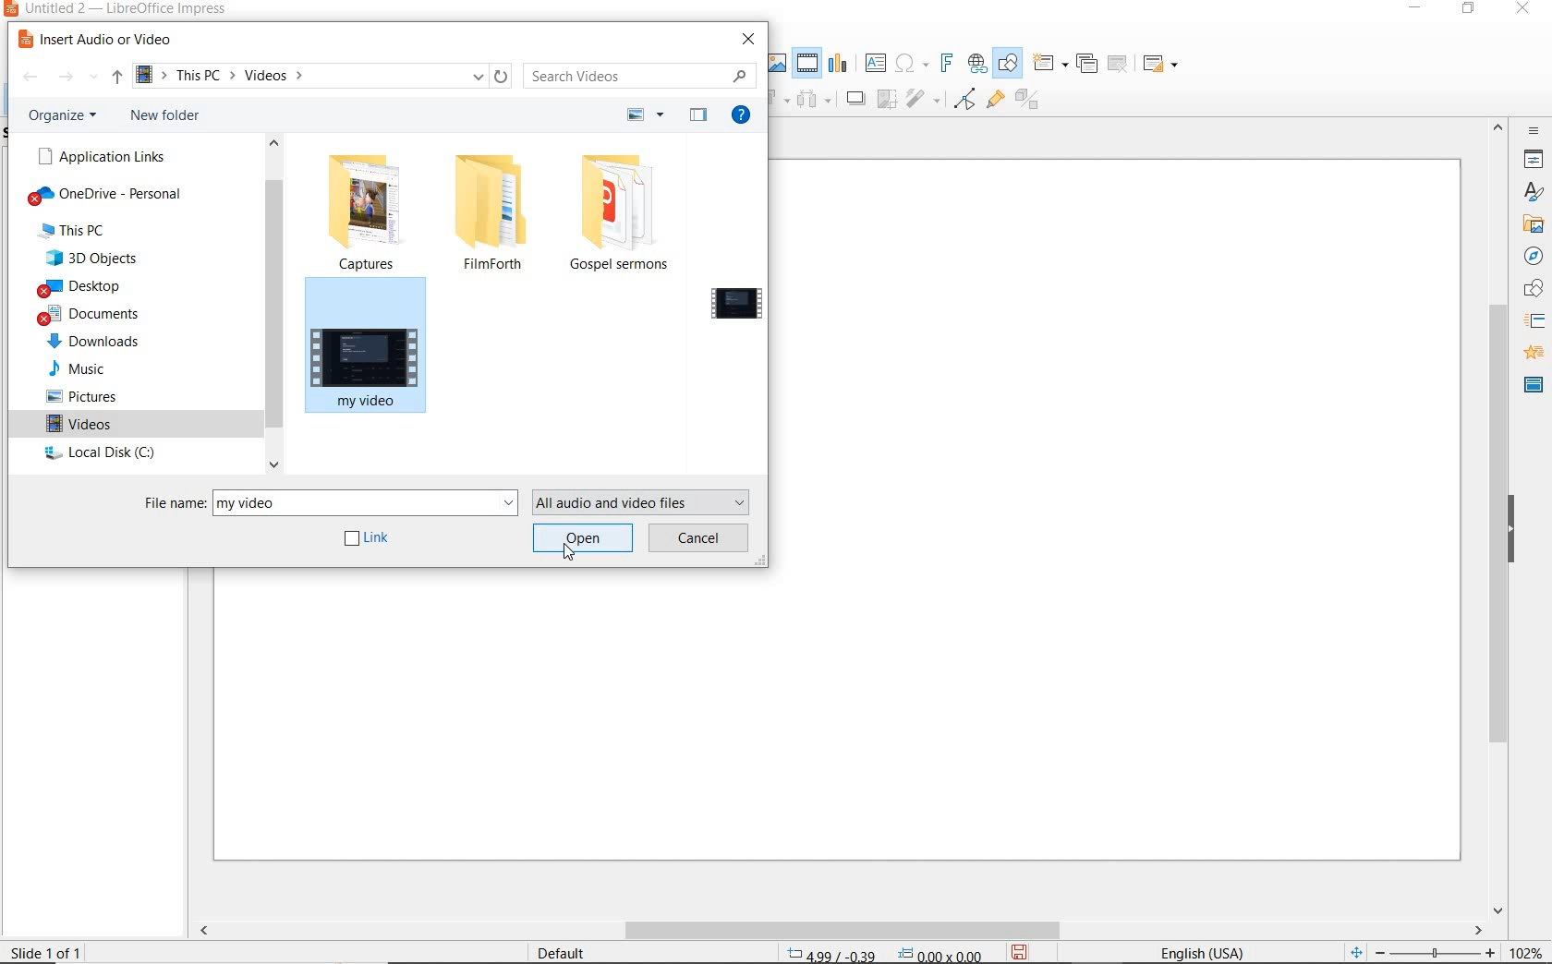  Describe the element at coordinates (1049, 62) in the screenshot. I see `NEW SLIDE` at that location.